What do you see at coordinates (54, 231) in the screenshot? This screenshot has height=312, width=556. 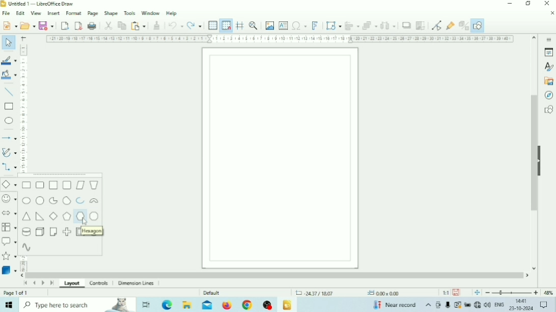 I see `Folded Corner` at bounding box center [54, 231].